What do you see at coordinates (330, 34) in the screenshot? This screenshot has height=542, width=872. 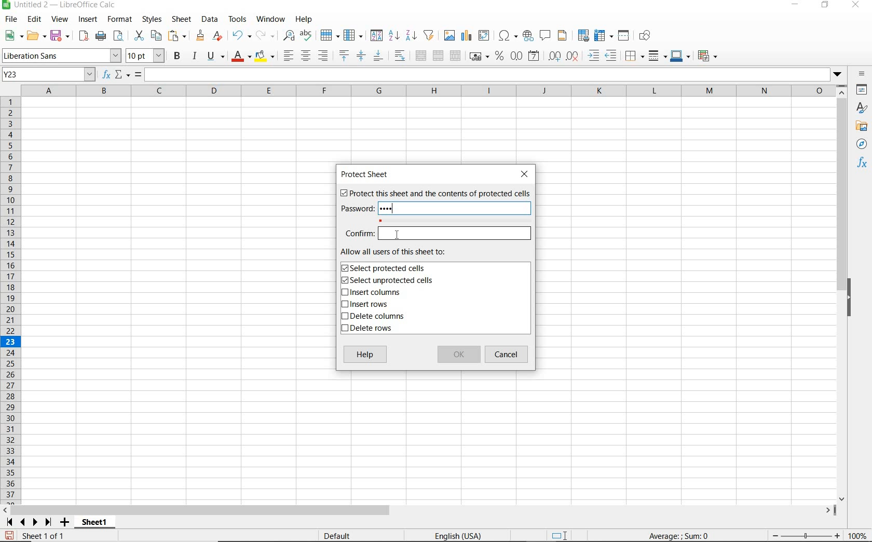 I see `ROW` at bounding box center [330, 34].